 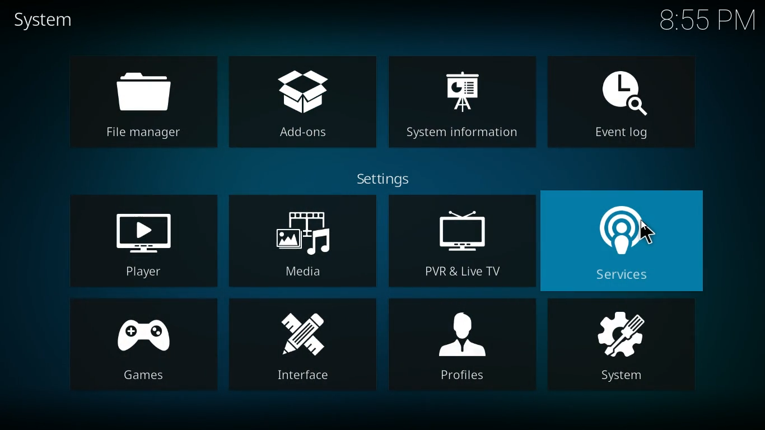 What do you see at coordinates (48, 22) in the screenshot?
I see `system` at bounding box center [48, 22].